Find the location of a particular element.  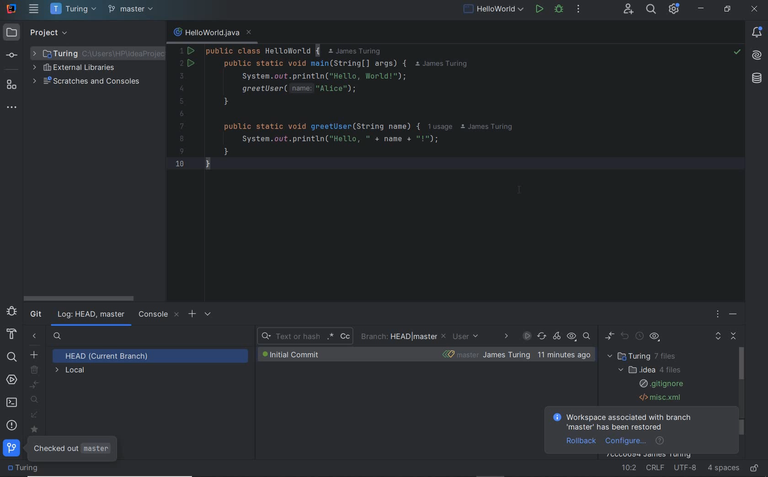

mark/unmark favorites is located at coordinates (36, 430).